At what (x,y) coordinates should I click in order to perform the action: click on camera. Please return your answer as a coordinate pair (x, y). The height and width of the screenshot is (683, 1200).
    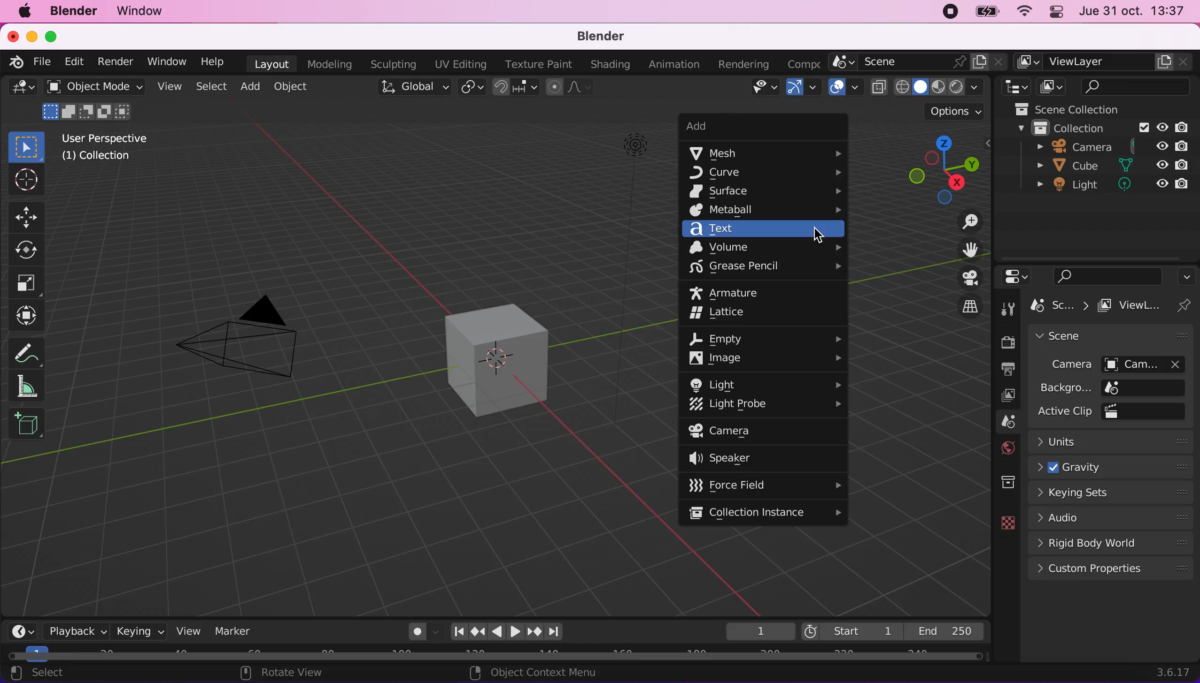
    Looking at the image, I should click on (1112, 364).